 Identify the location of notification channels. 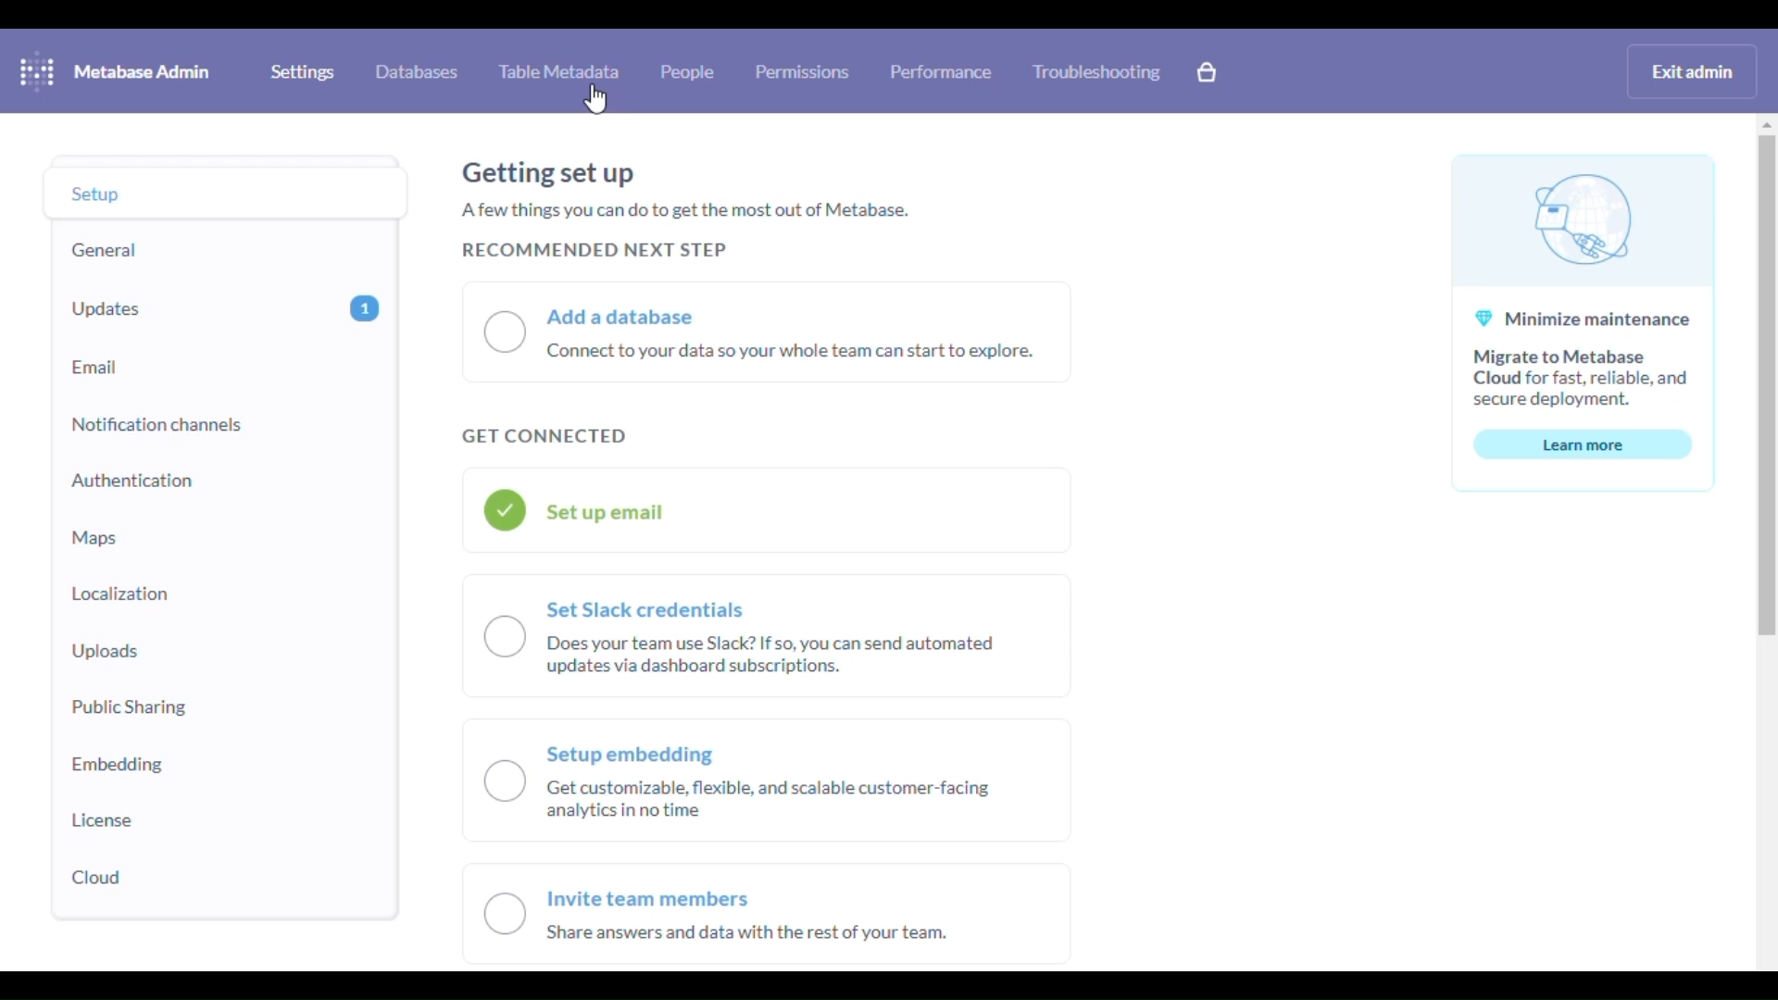
(157, 424).